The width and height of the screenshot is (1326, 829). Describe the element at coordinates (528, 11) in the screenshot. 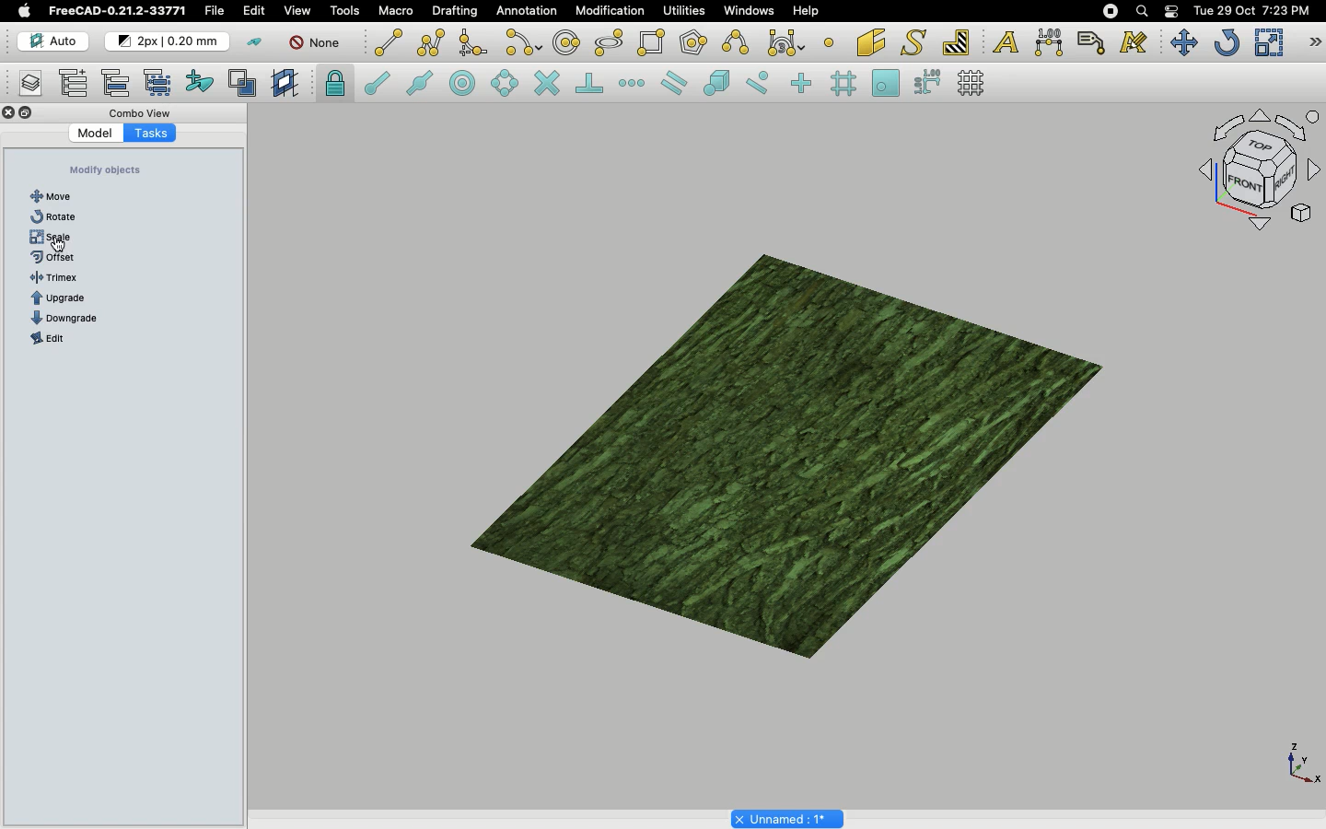

I see `Annotation` at that location.